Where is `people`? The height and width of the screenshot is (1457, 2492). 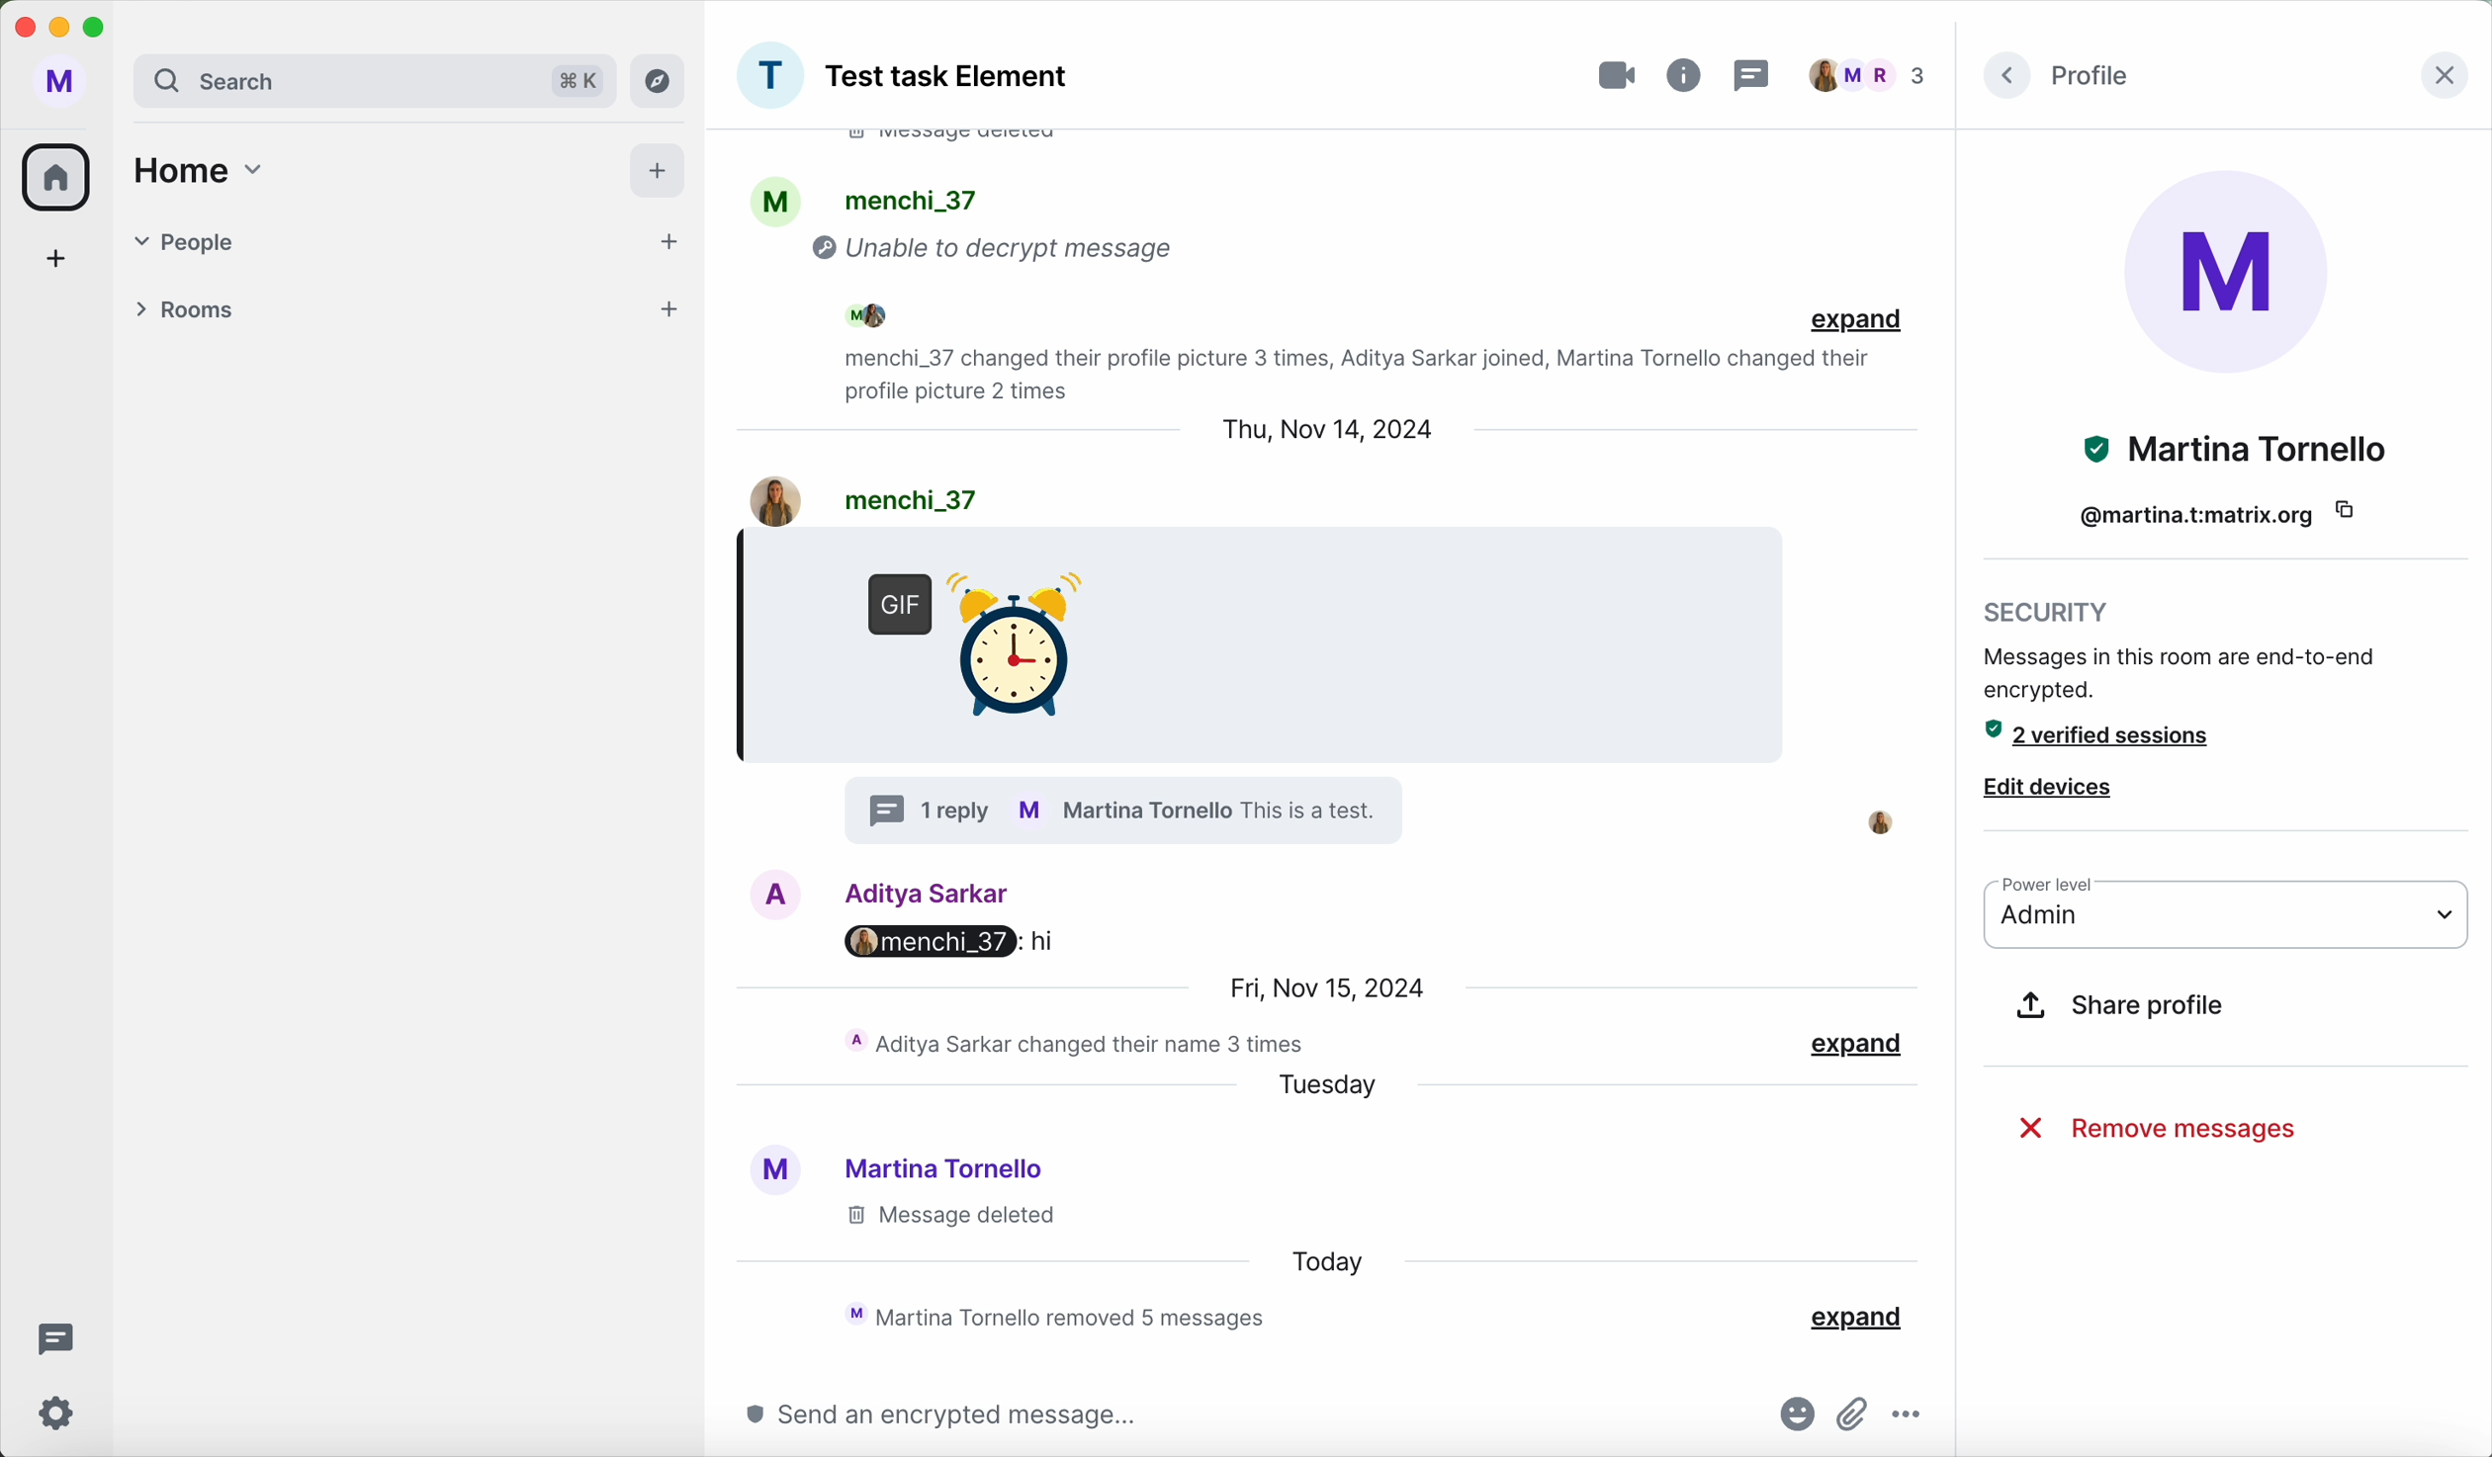 people is located at coordinates (1870, 74).